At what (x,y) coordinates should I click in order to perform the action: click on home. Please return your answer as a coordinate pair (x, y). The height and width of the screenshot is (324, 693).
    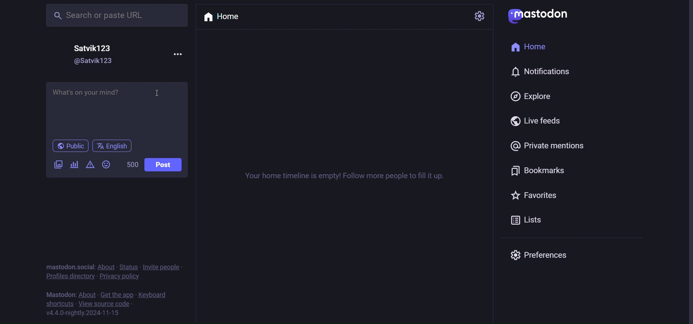
    Looking at the image, I should click on (532, 49).